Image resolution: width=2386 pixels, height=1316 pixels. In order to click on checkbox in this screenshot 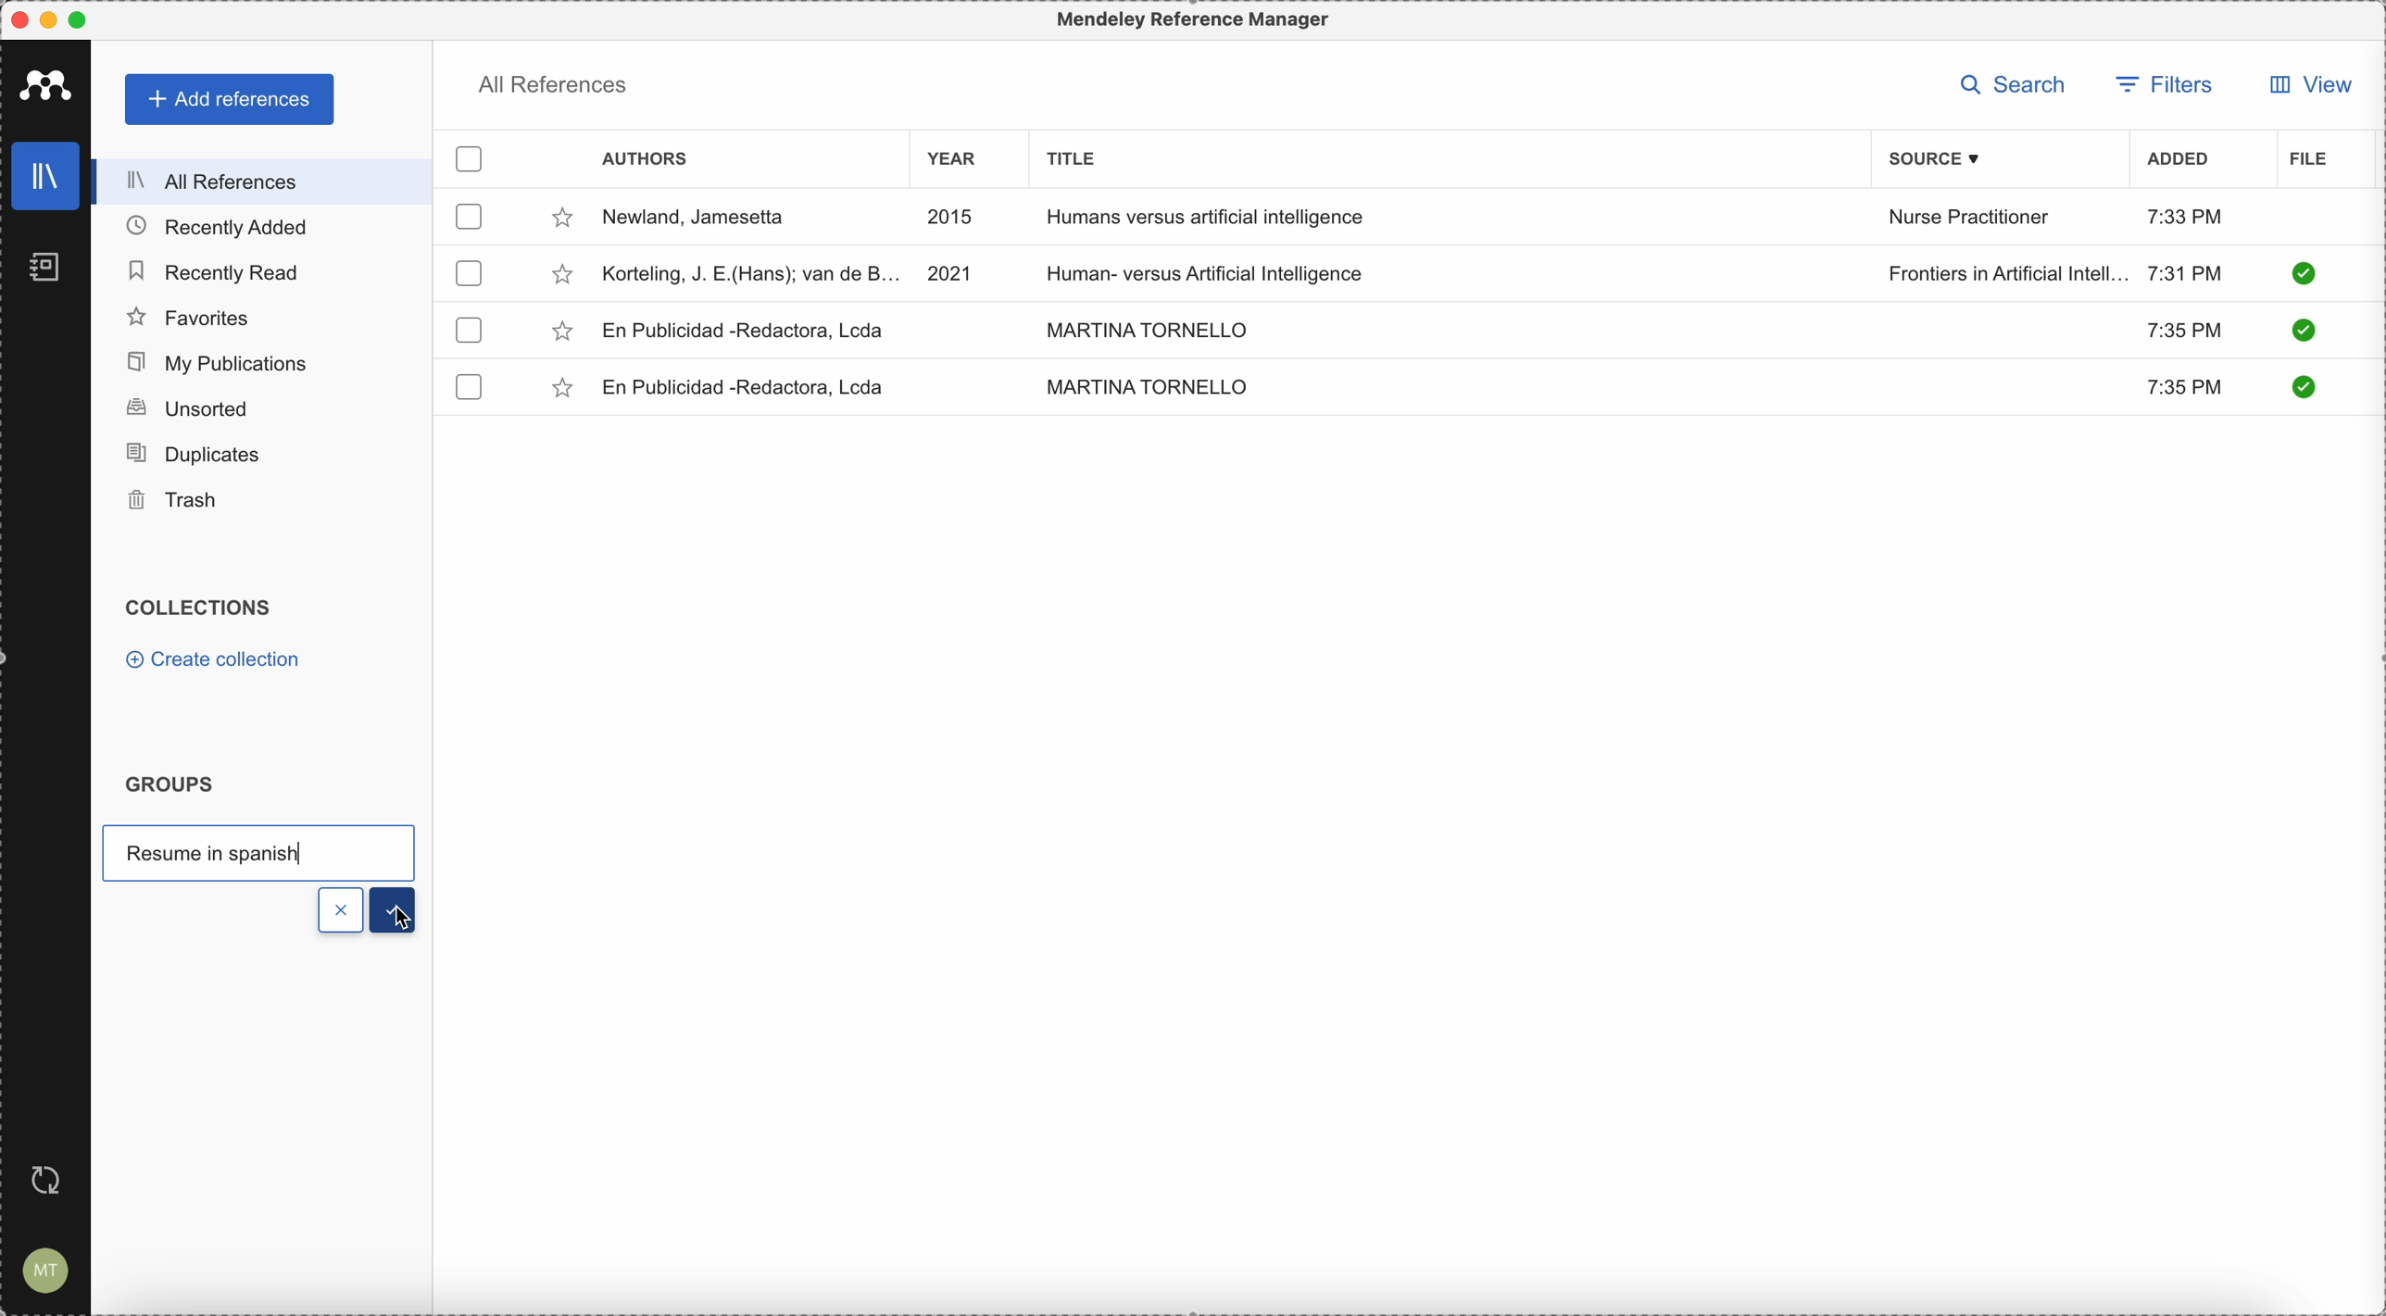, I will do `click(466, 272)`.